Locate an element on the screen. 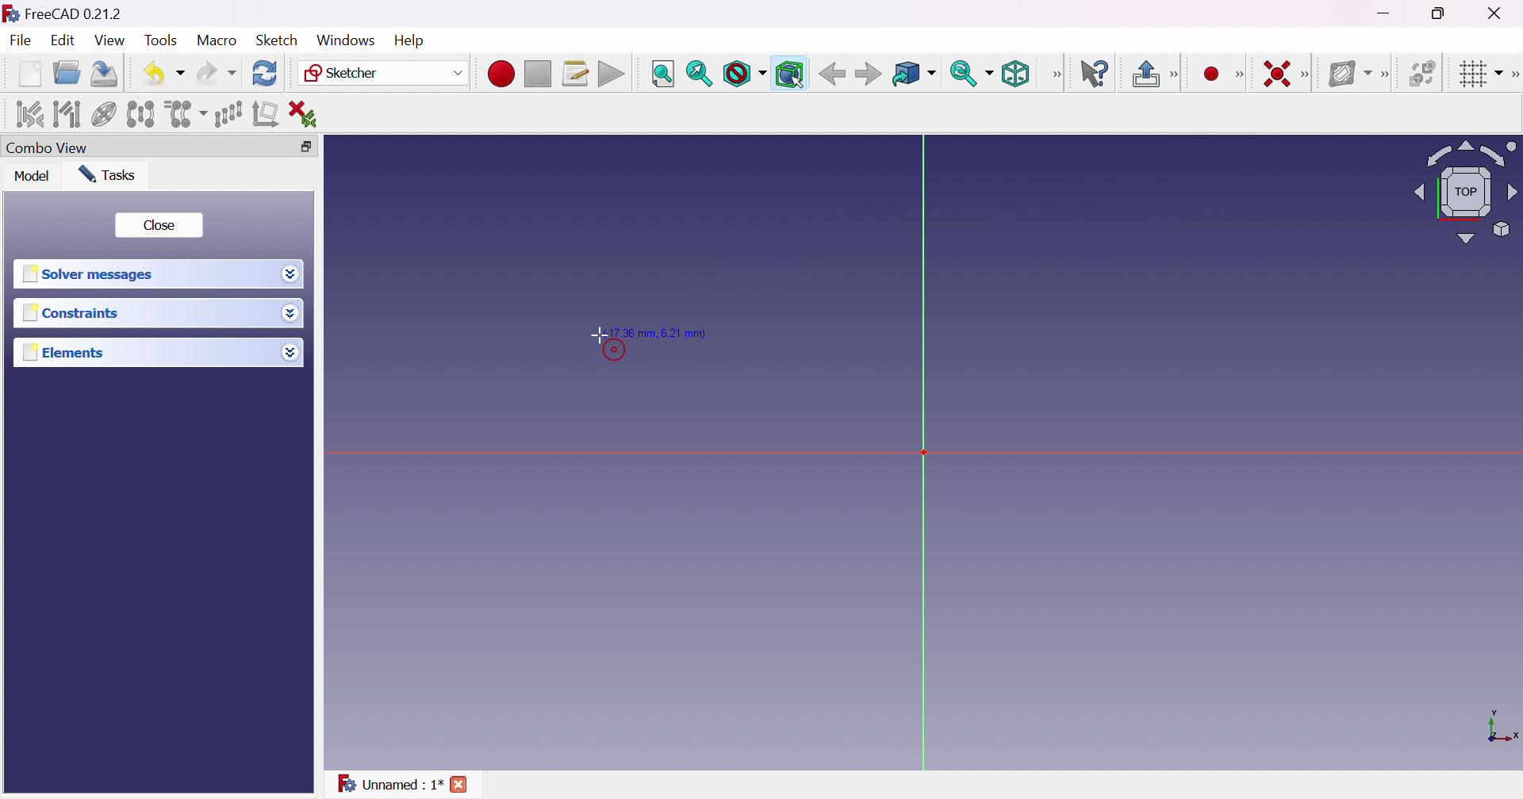  Execute macro is located at coordinates (612, 75).